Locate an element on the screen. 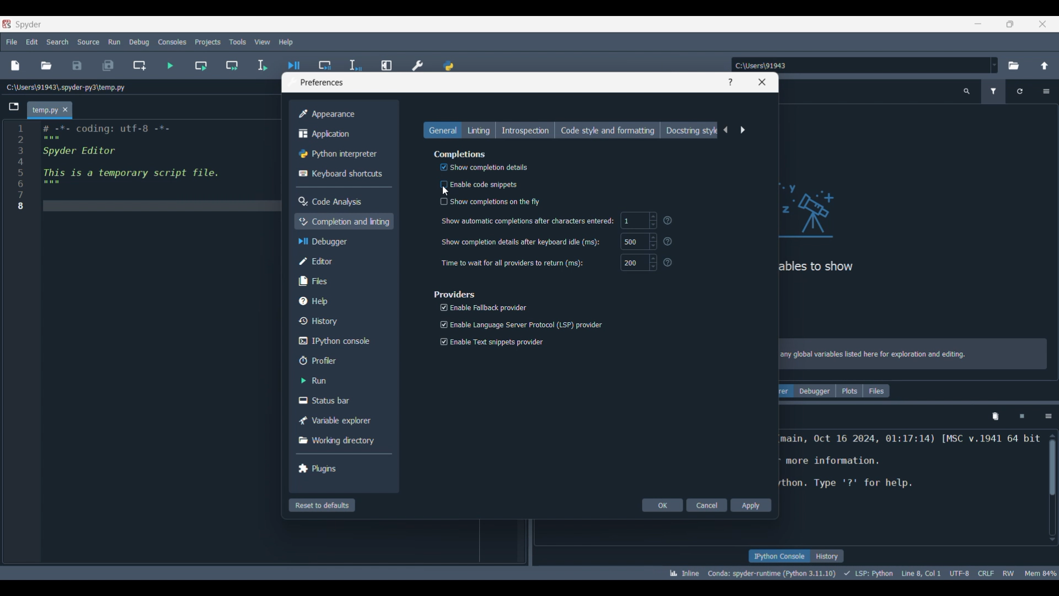  Code style and formatting is located at coordinates (607, 130).